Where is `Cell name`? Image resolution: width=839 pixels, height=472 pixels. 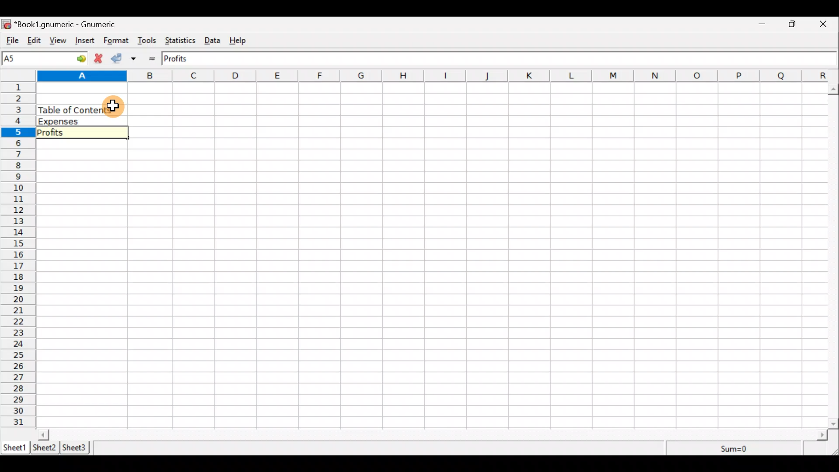
Cell name is located at coordinates (45, 58).